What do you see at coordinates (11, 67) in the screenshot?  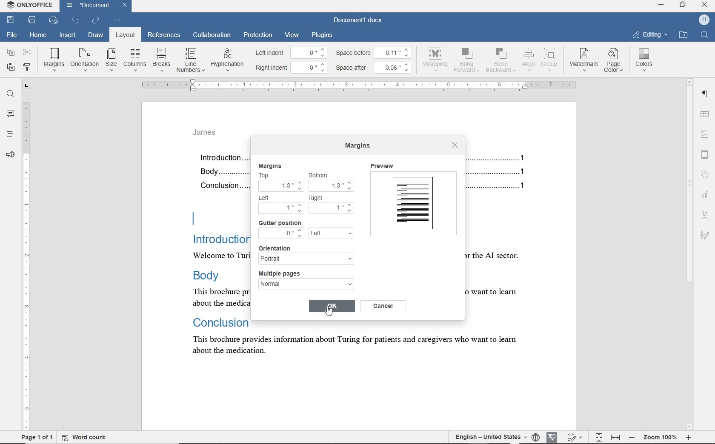 I see `paste` at bounding box center [11, 67].